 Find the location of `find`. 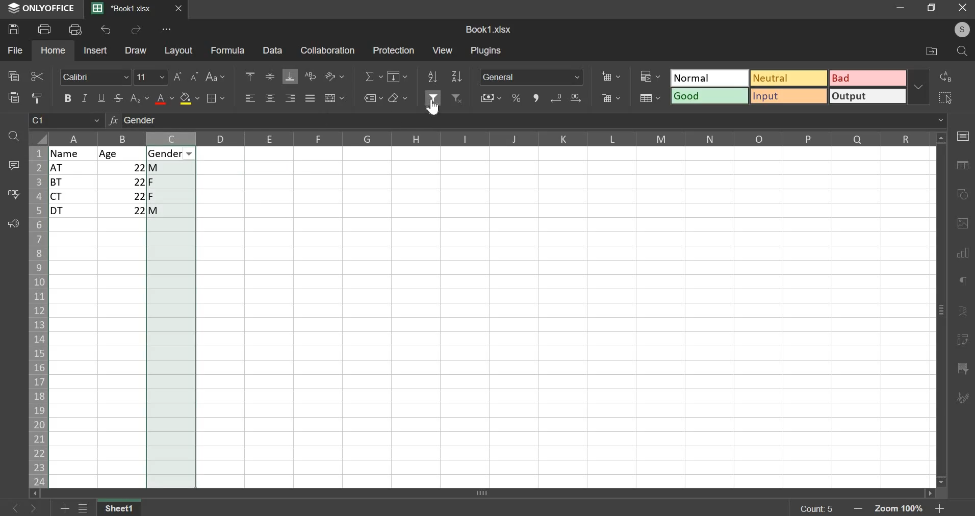

find is located at coordinates (962, 51).